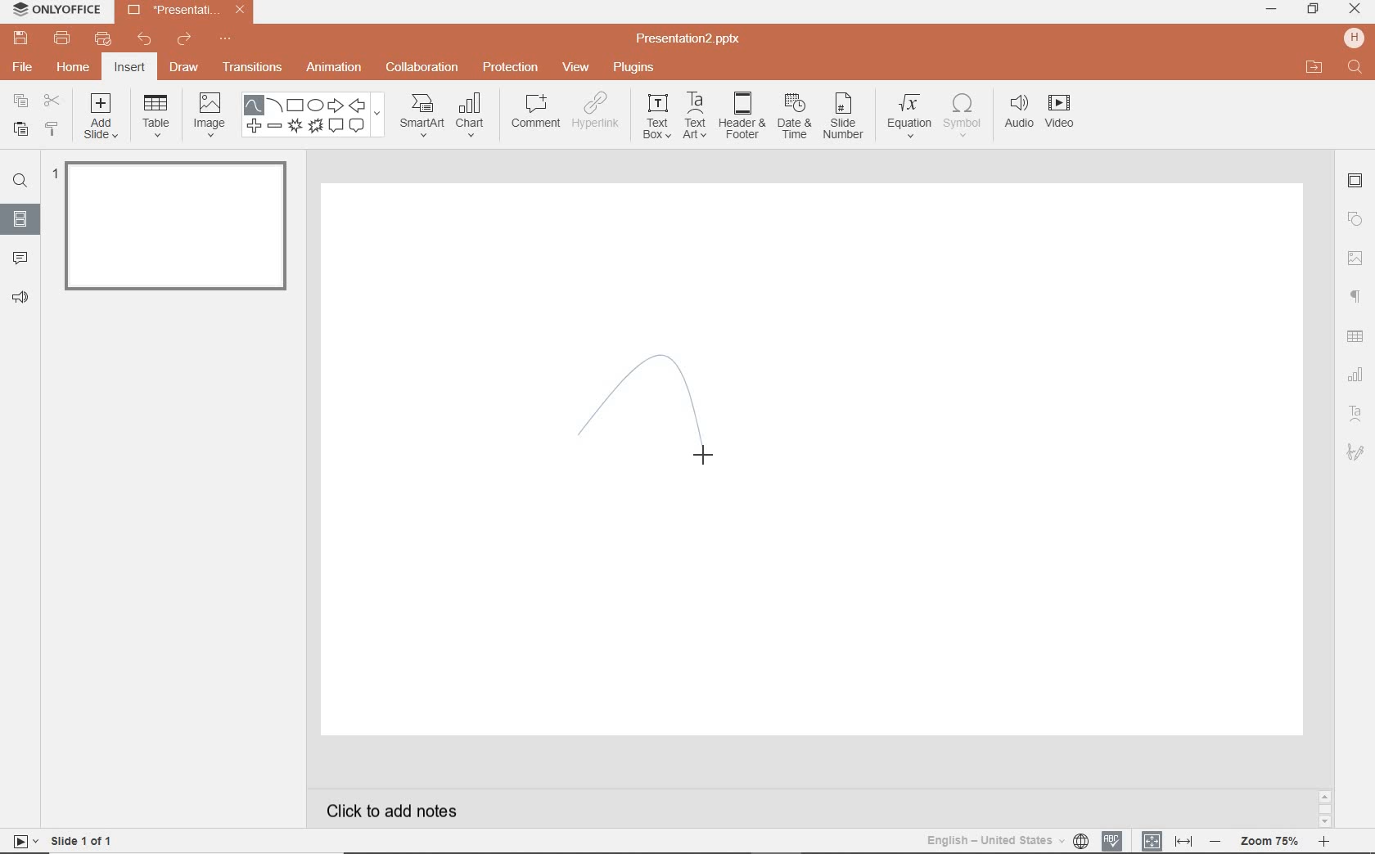 The height and width of the screenshot is (854, 1375). I want to click on HOME, so click(72, 69).